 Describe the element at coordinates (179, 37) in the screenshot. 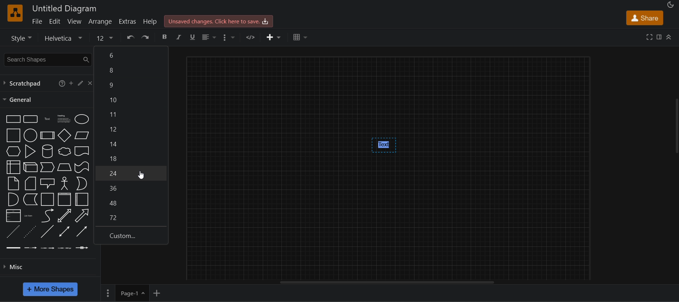

I see `italic` at that location.